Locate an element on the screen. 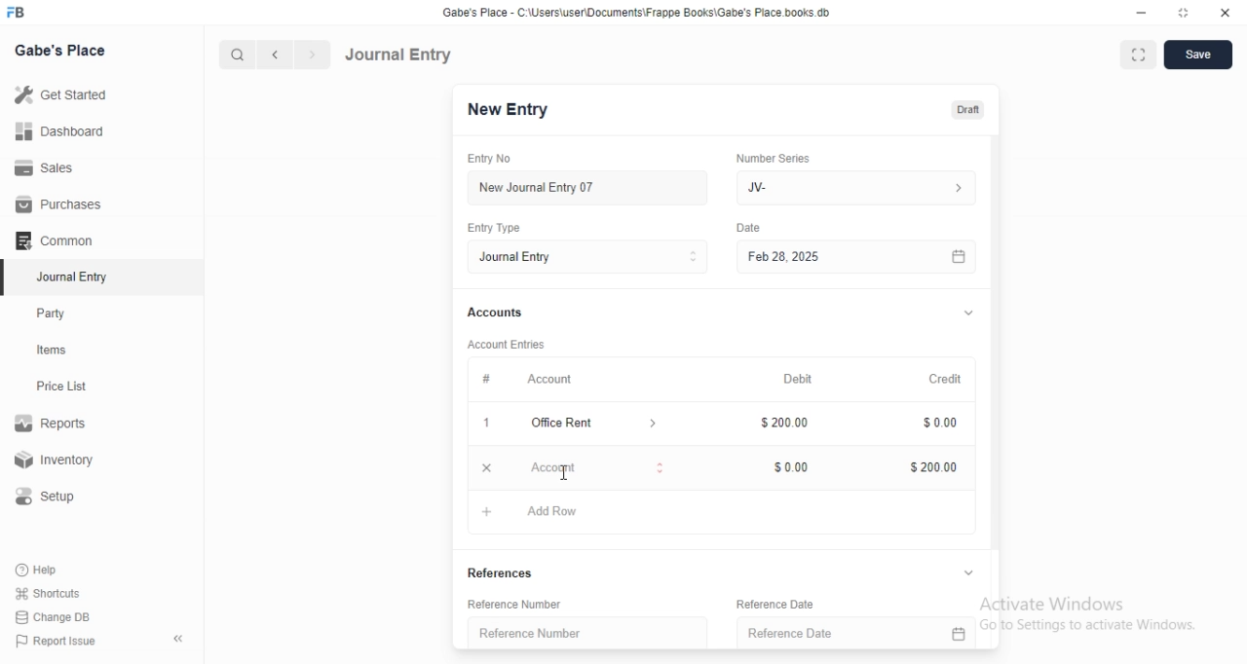 The width and height of the screenshot is (1247, 664). x Office Rent > is located at coordinates (573, 424).